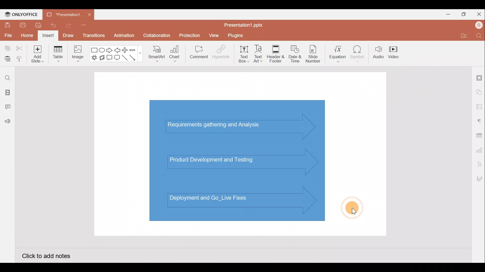  I want to click on Text Art settings, so click(479, 164).